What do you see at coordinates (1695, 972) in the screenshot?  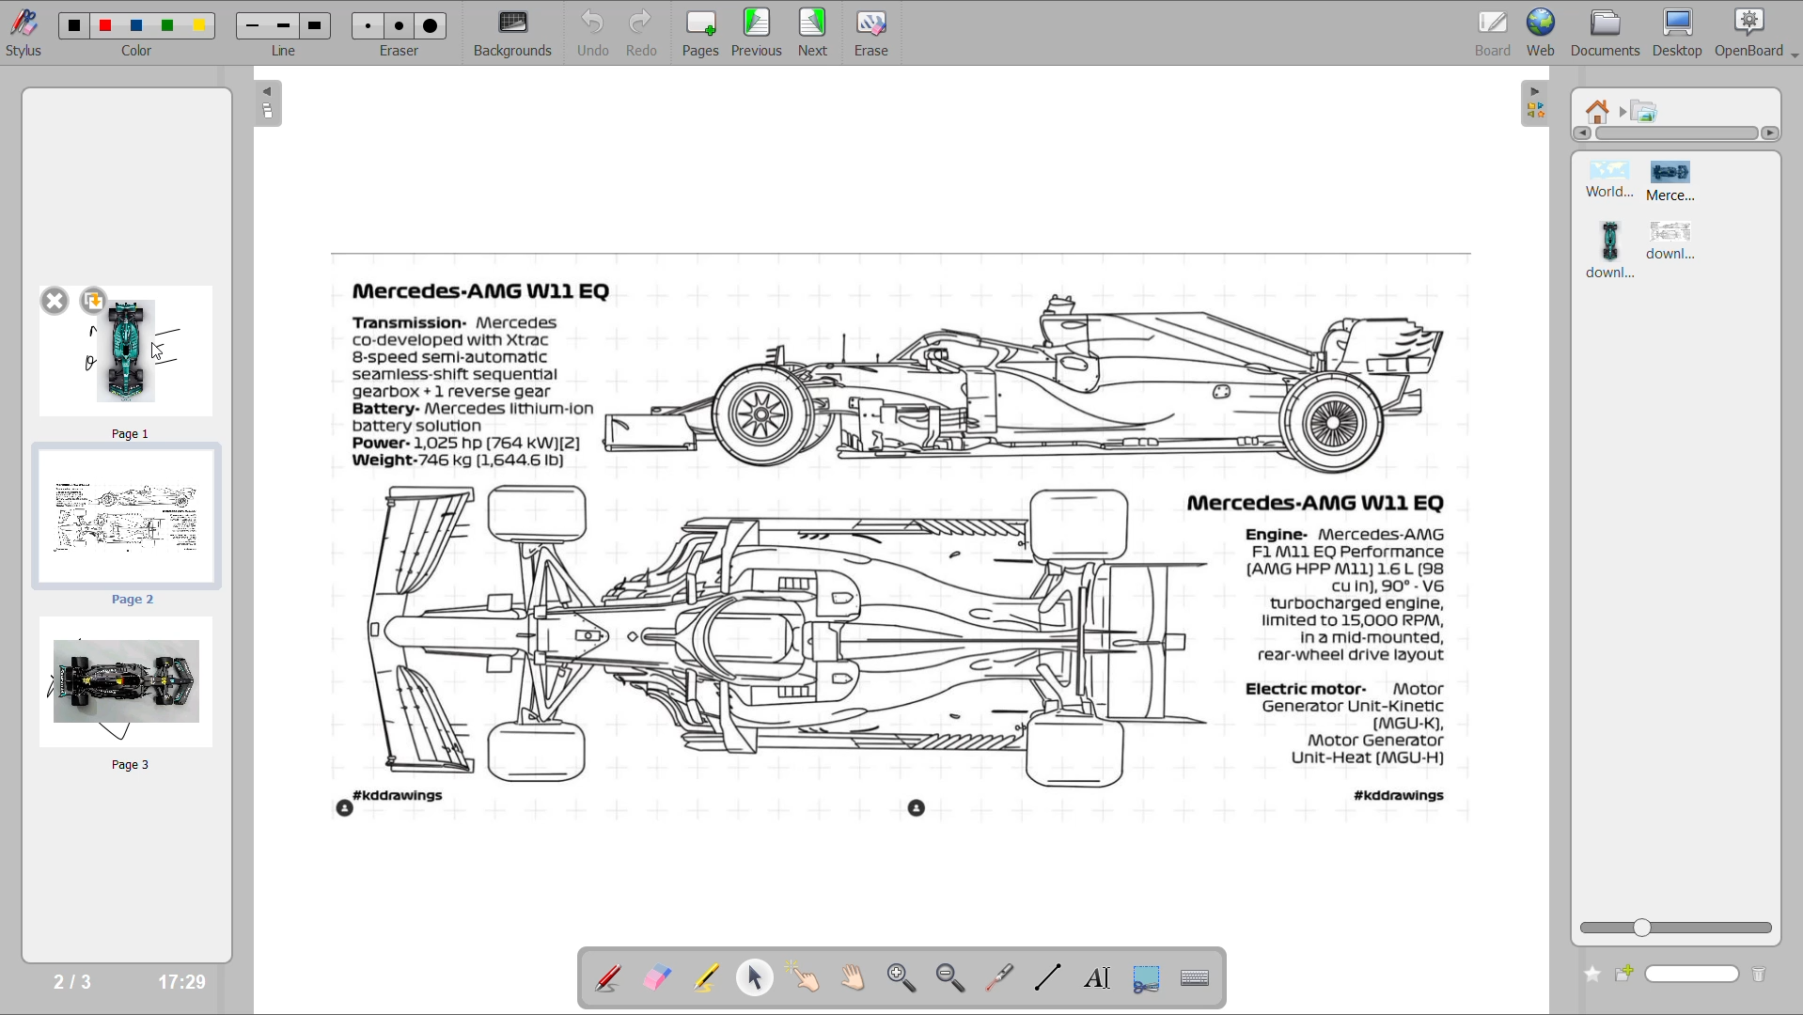 I see `name input` at bounding box center [1695, 972].